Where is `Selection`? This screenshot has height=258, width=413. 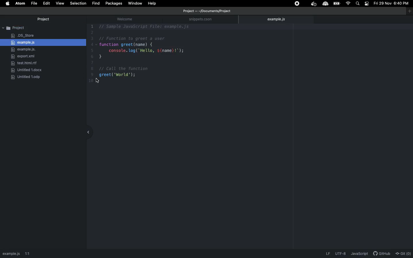 Selection is located at coordinates (79, 3).